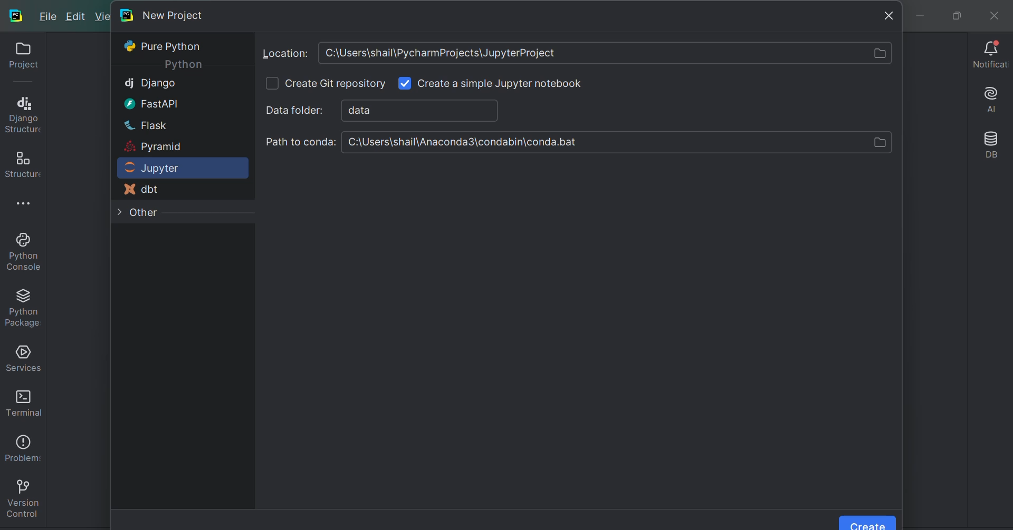  Describe the element at coordinates (166, 46) in the screenshot. I see `Pure Python` at that location.